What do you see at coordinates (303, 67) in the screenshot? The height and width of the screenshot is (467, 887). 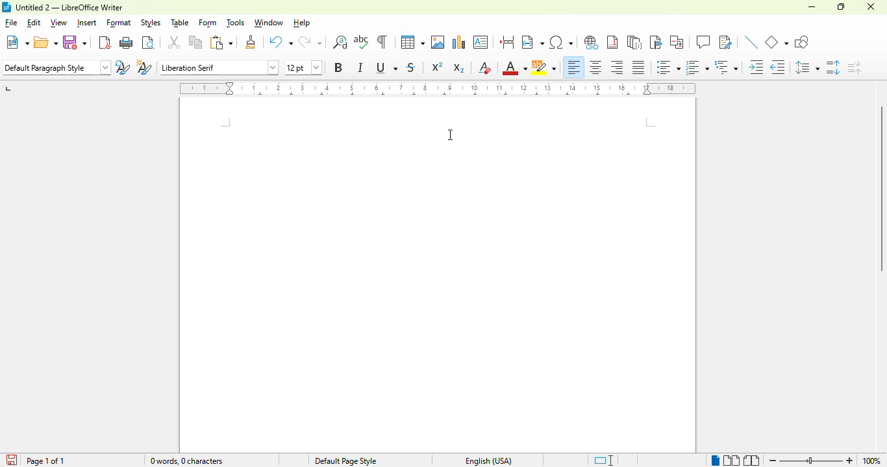 I see `font size` at bounding box center [303, 67].